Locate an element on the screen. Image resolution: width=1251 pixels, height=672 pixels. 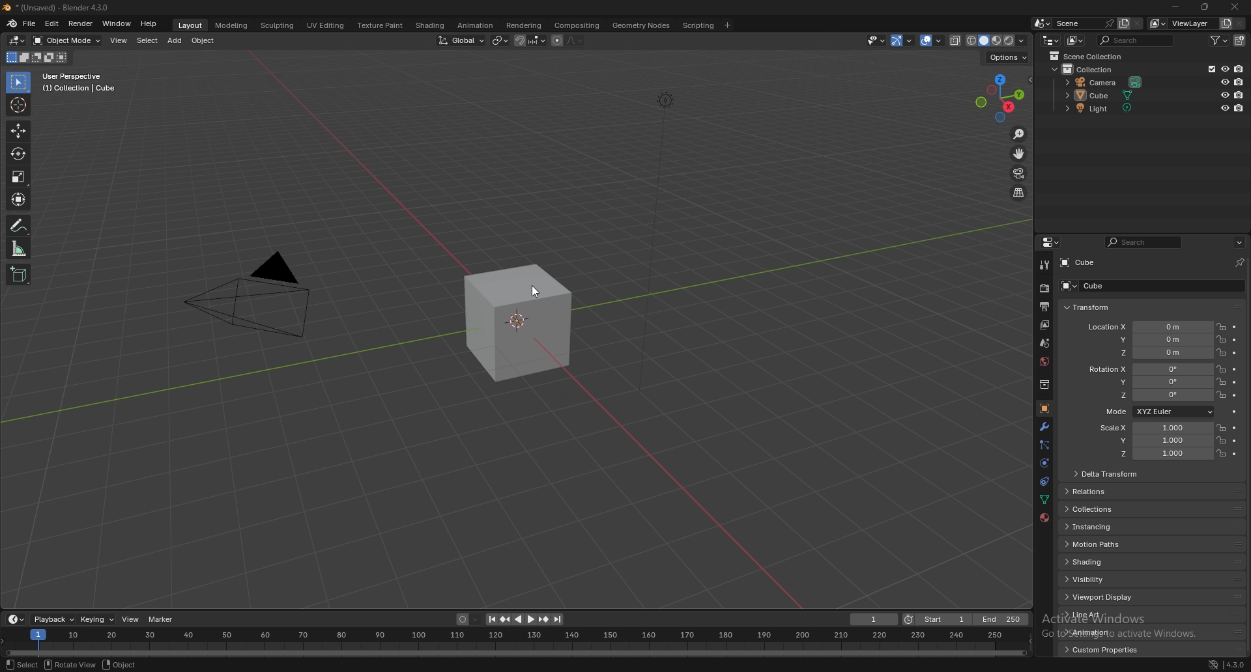
start is located at coordinates (938, 619).